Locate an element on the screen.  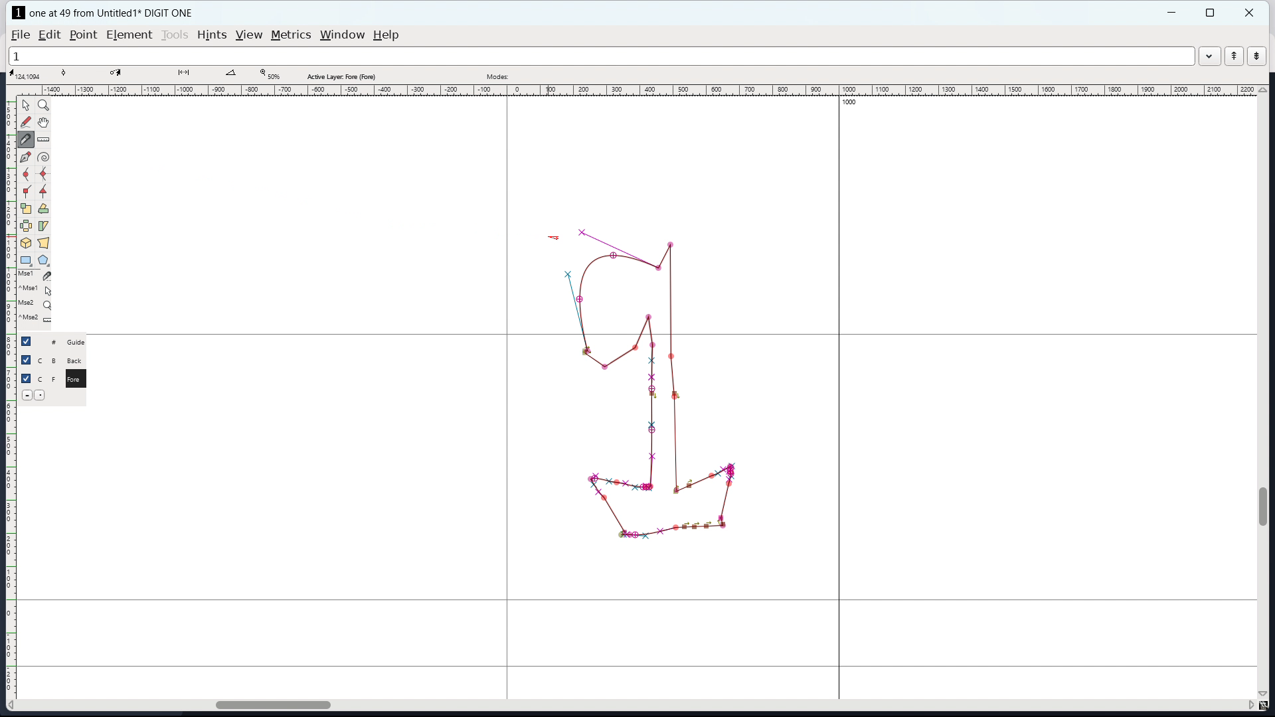
scroll up is located at coordinates (1263, 90).